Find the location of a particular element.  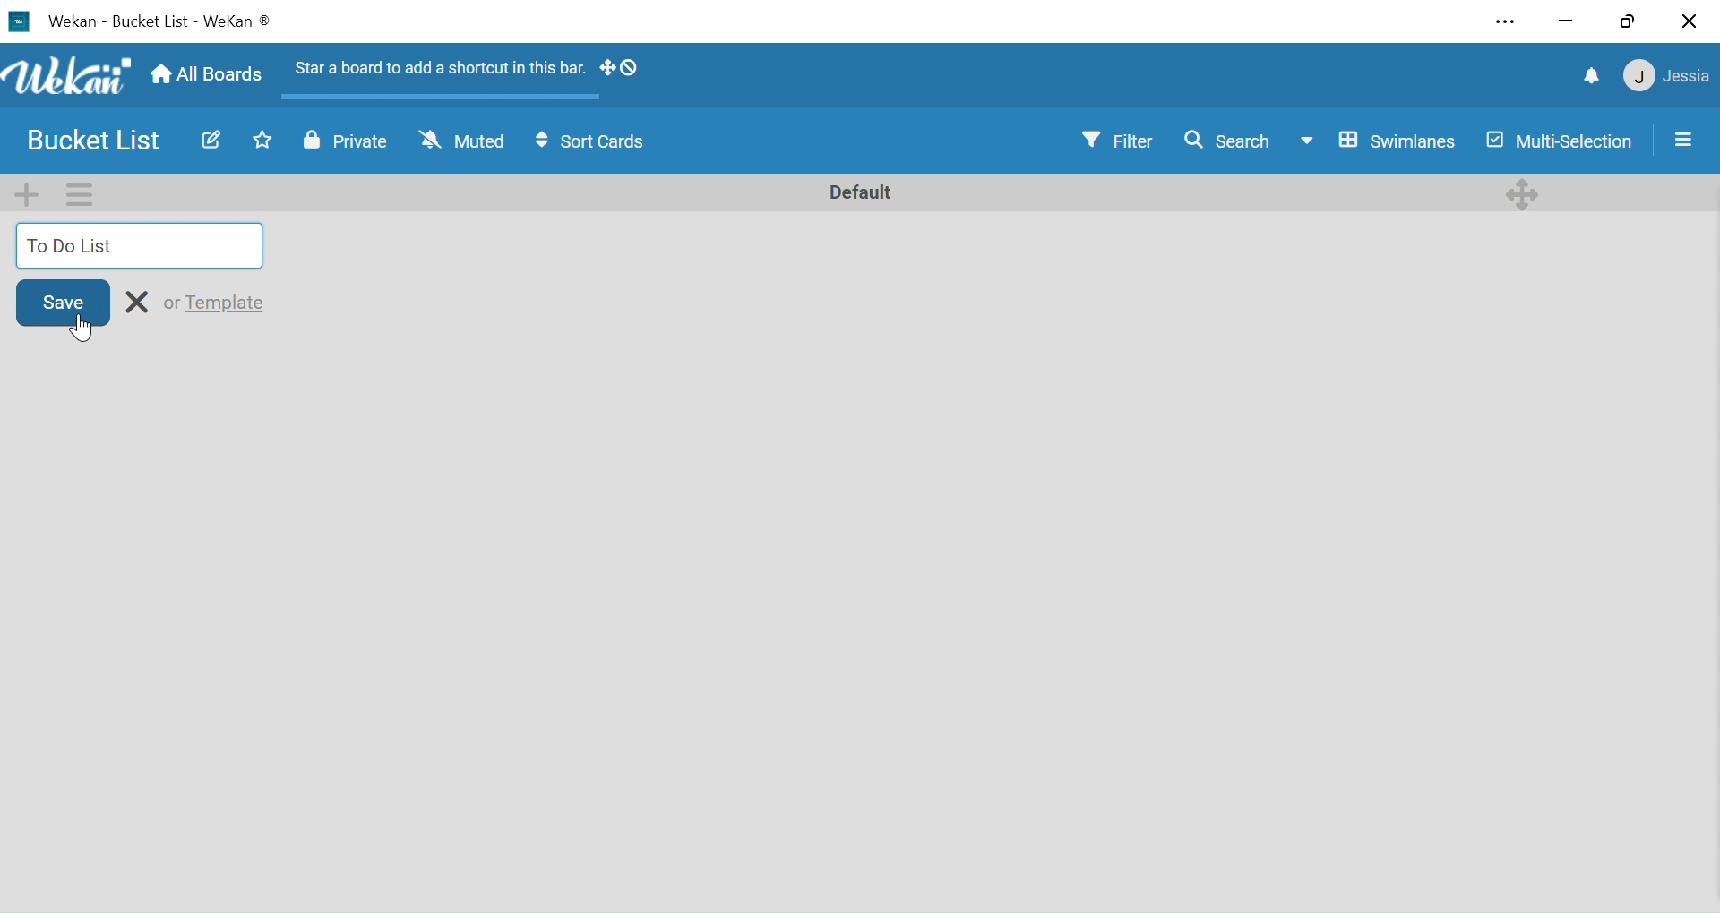

Add list is located at coordinates (142, 245).